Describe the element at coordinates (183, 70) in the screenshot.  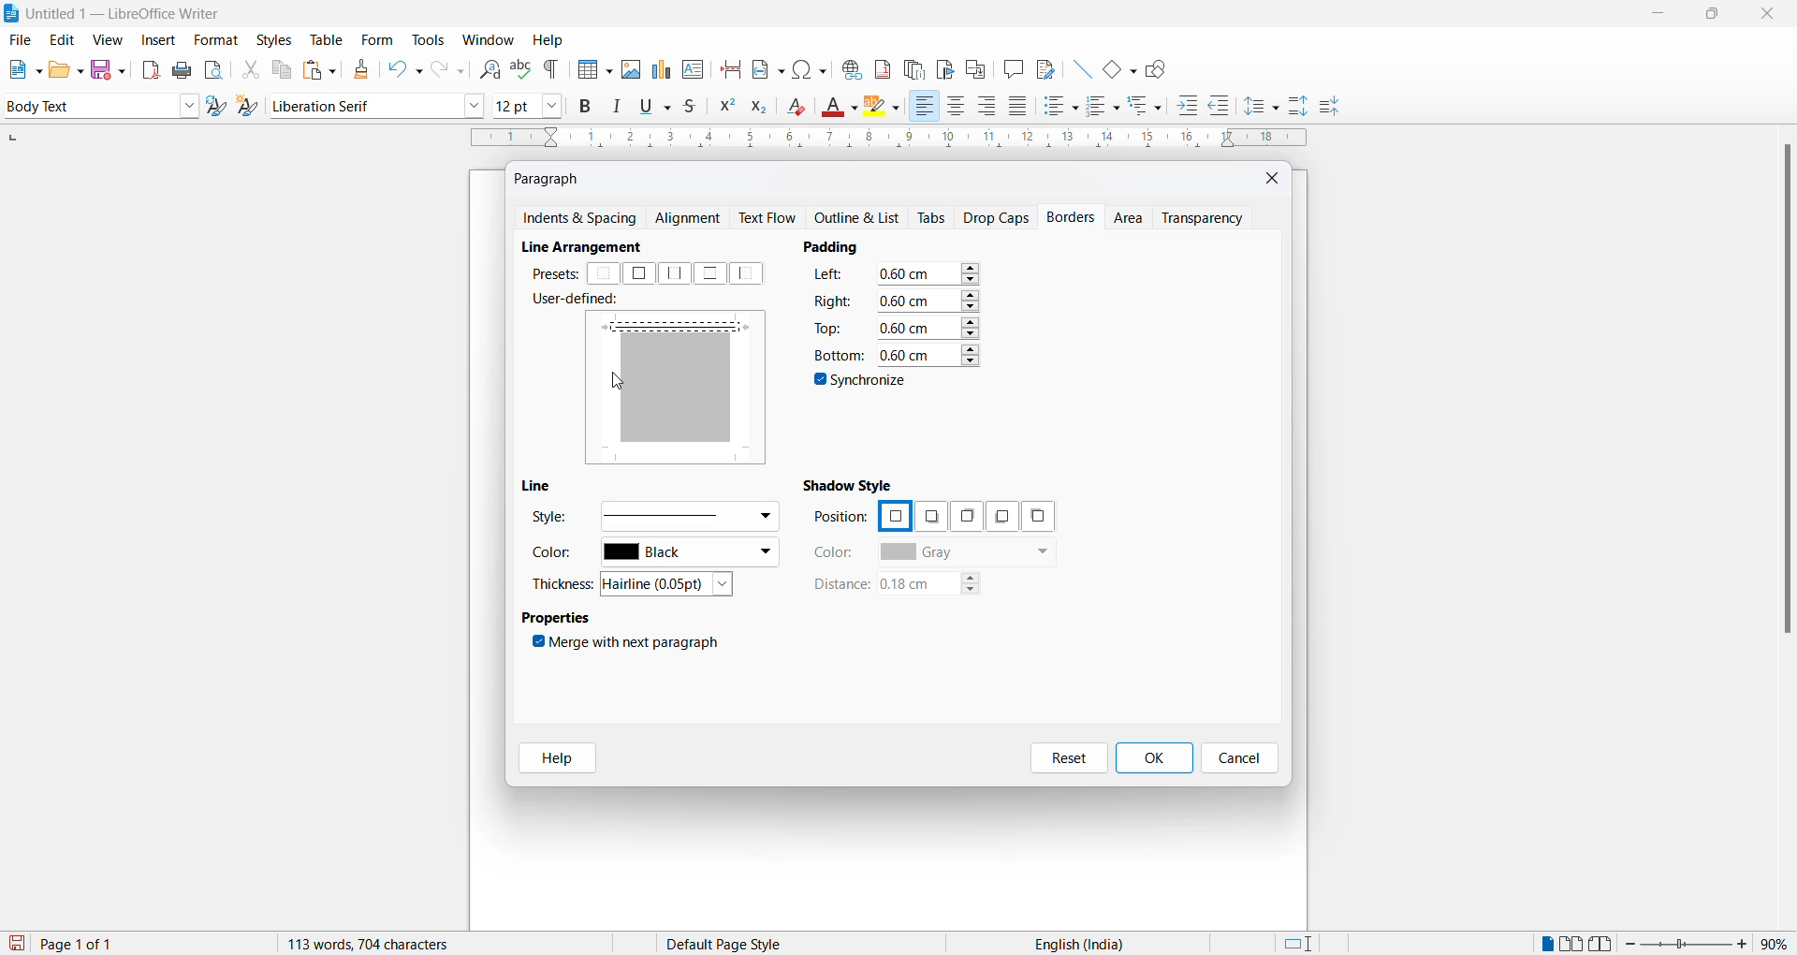
I see `print` at that location.